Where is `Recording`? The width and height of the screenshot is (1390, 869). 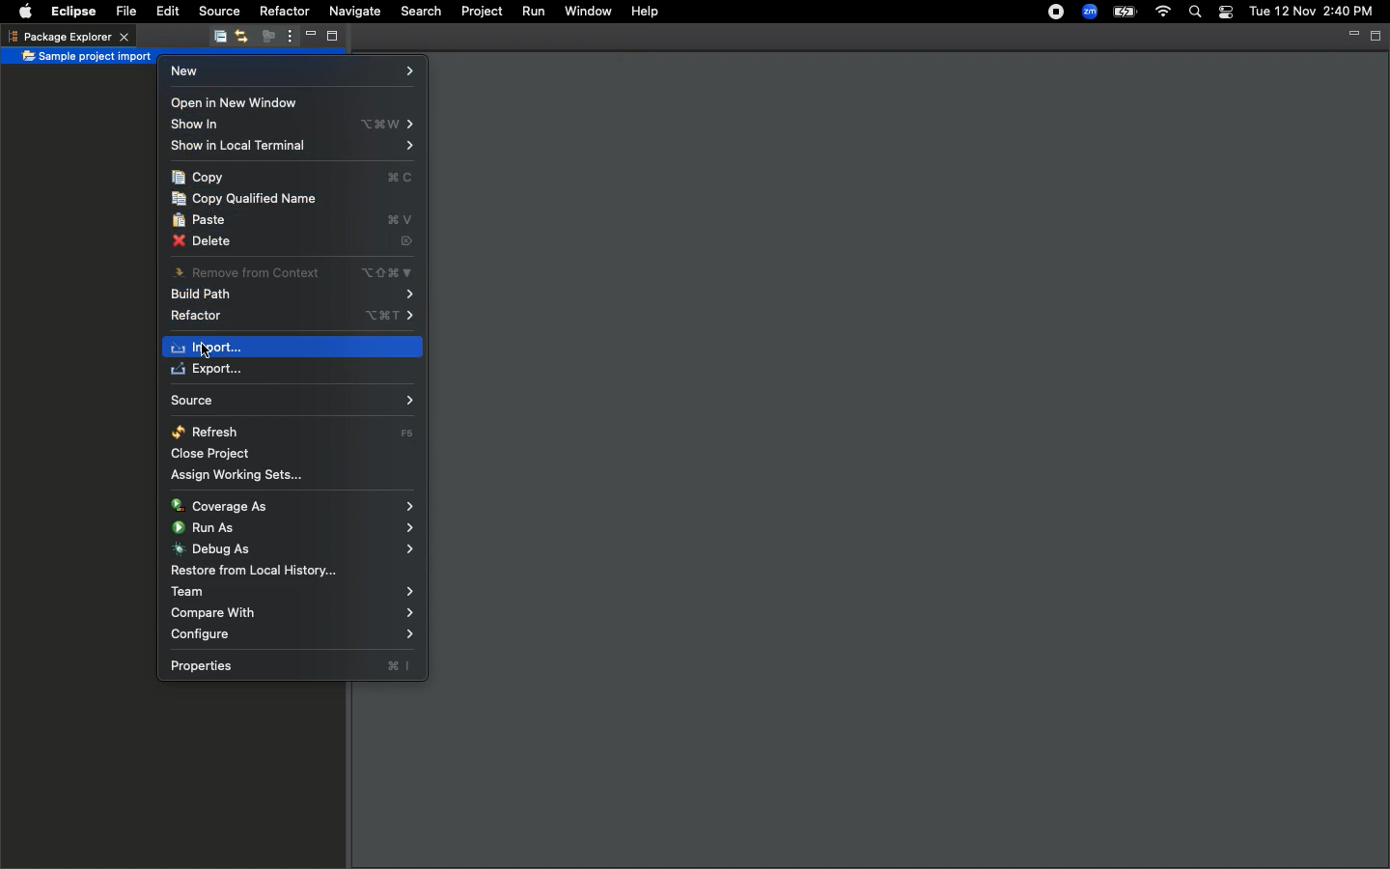 Recording is located at coordinates (1047, 14).